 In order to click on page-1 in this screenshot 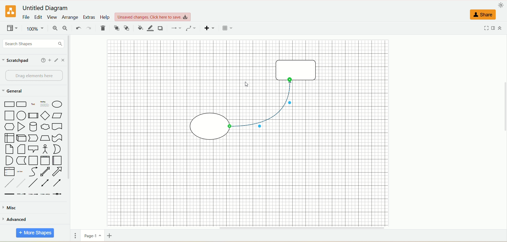, I will do `click(92, 235)`.